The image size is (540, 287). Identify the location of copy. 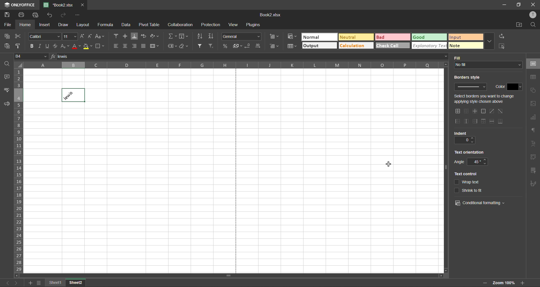
(8, 36).